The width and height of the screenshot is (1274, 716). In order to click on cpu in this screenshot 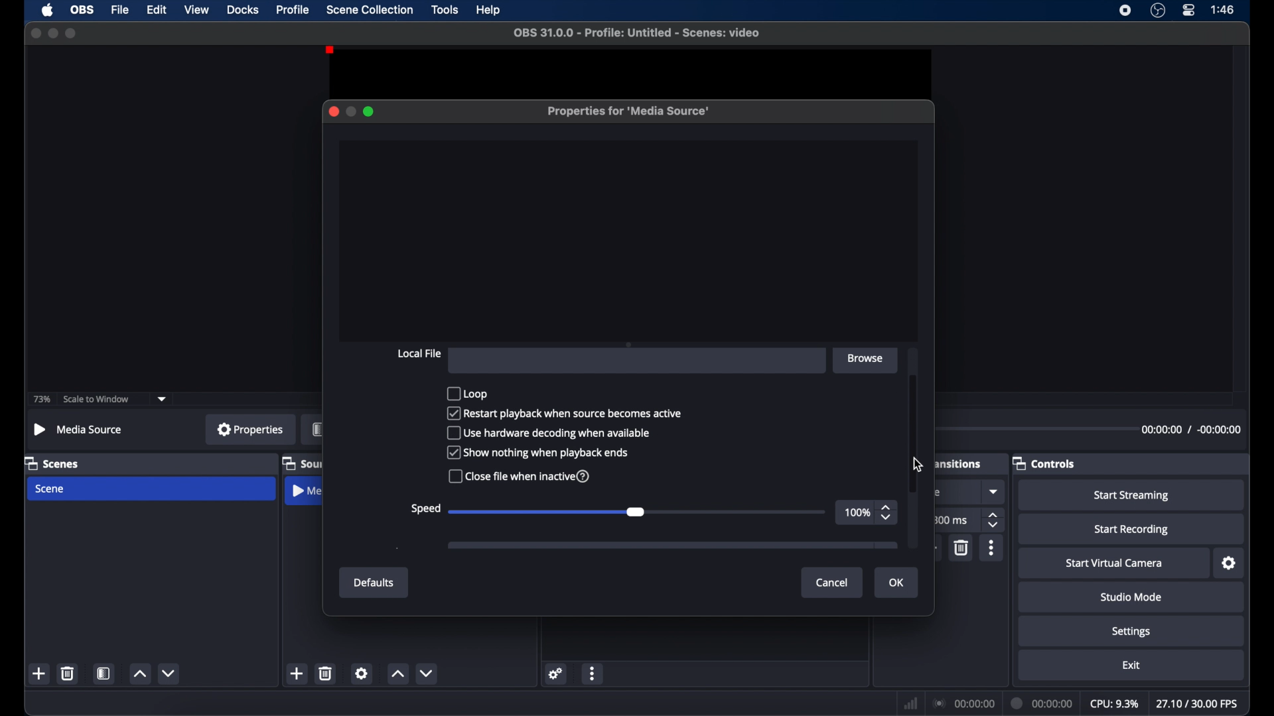, I will do `click(1115, 704)`.